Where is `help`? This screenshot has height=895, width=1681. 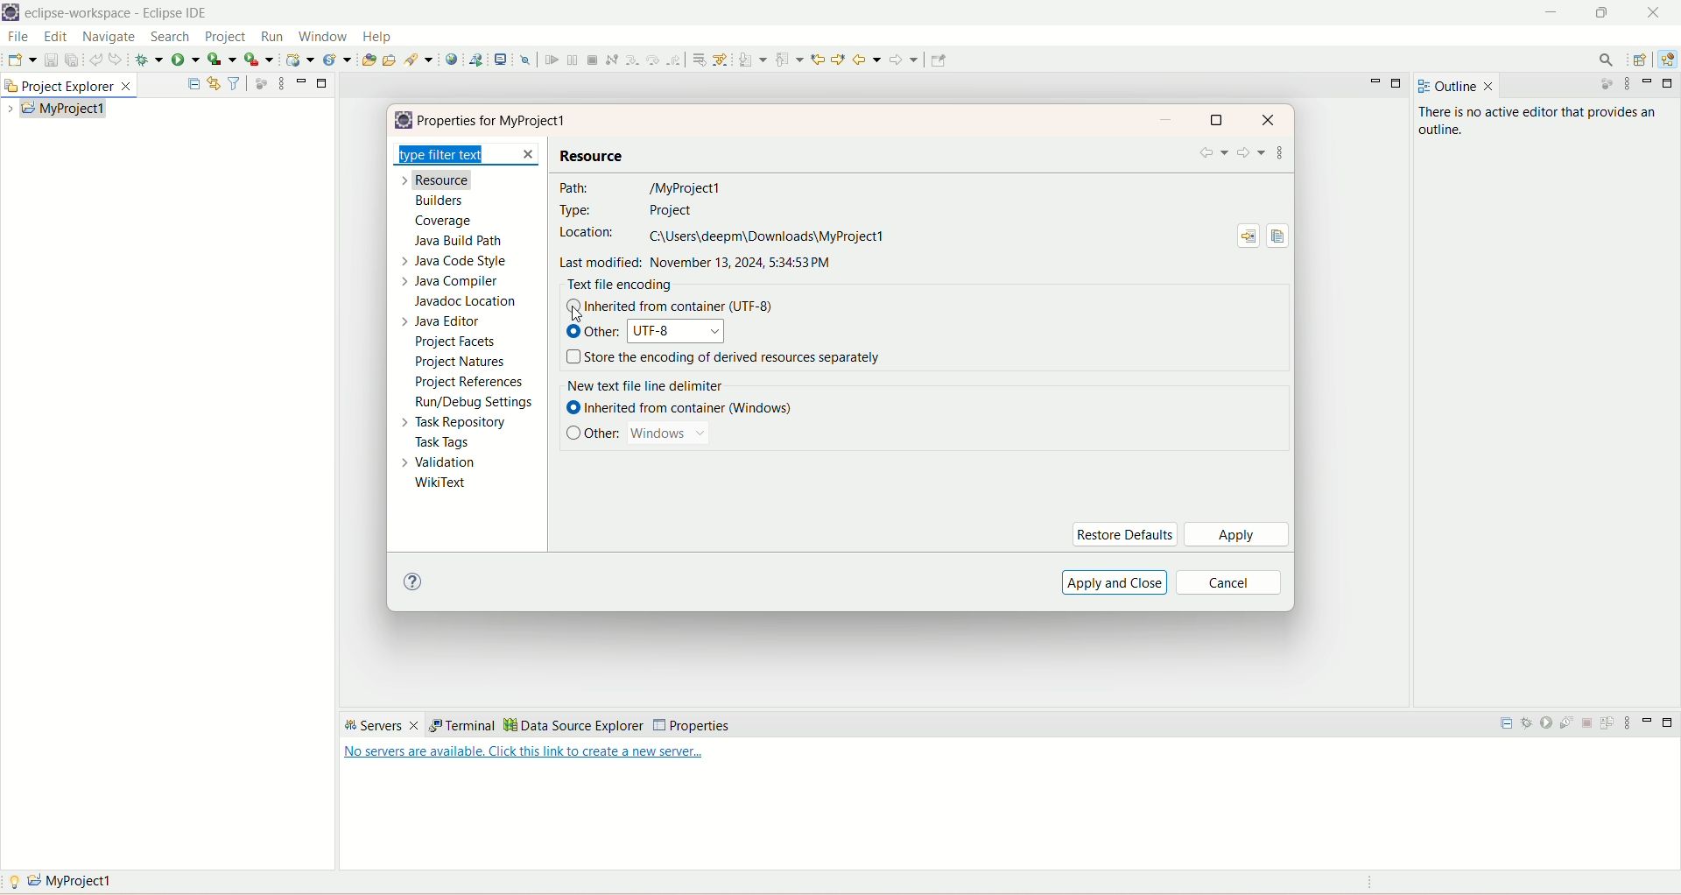
help is located at coordinates (376, 37).